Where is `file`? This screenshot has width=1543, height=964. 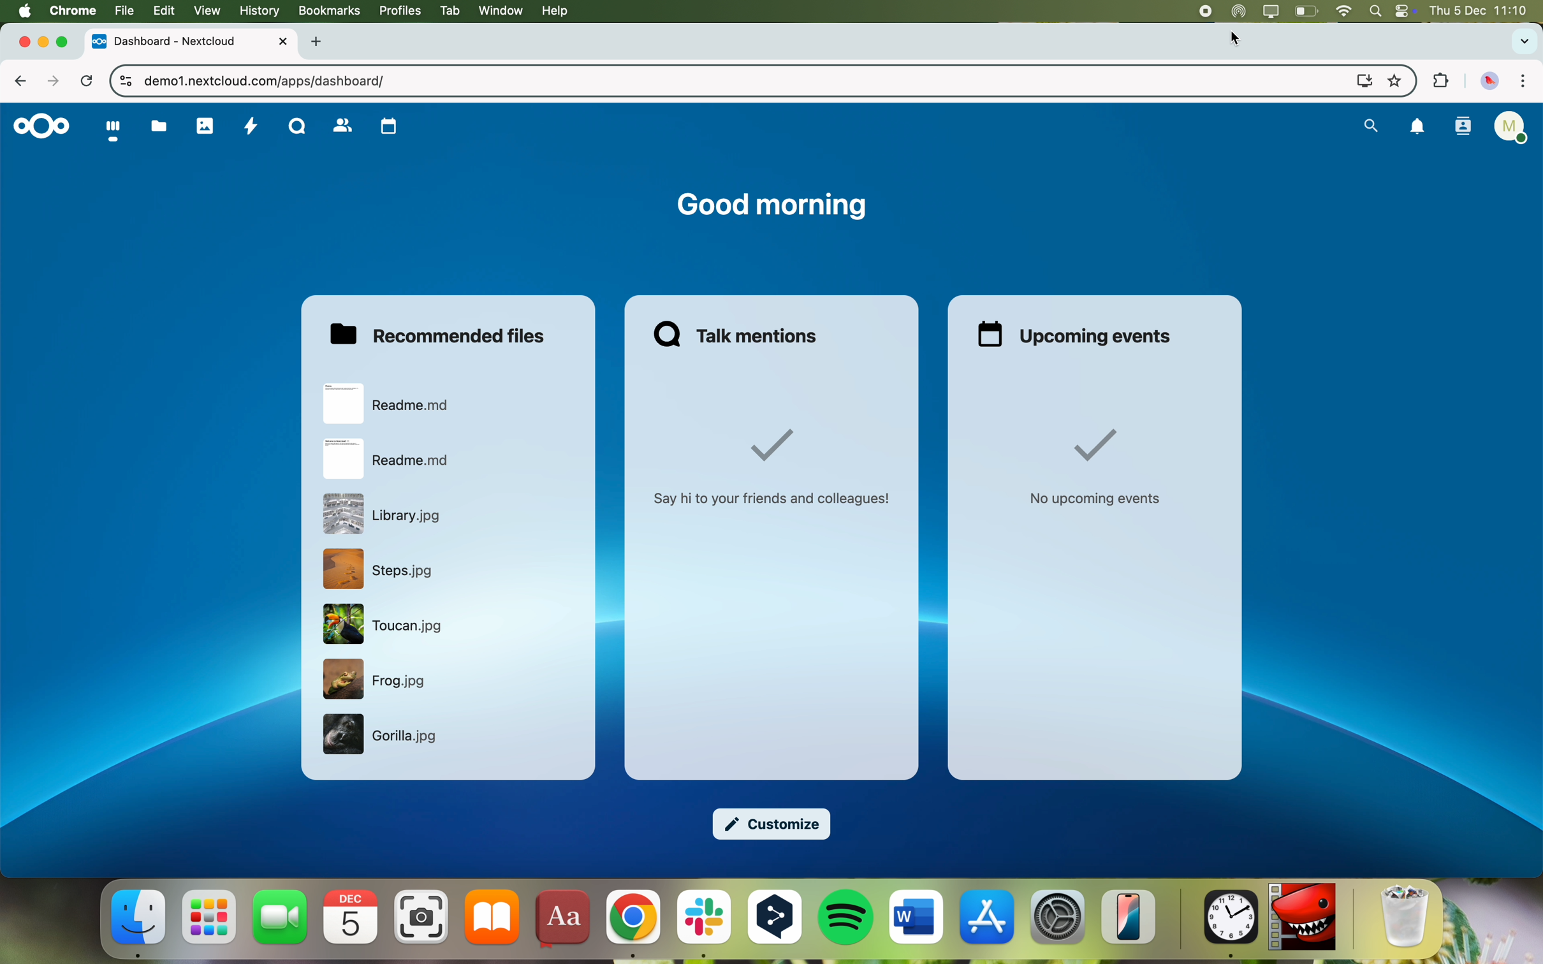
file is located at coordinates (390, 460).